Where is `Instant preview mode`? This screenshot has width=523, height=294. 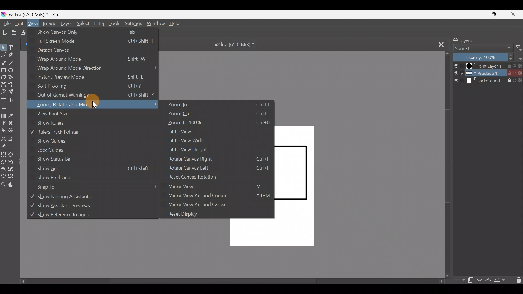 Instant preview mode is located at coordinates (90, 78).